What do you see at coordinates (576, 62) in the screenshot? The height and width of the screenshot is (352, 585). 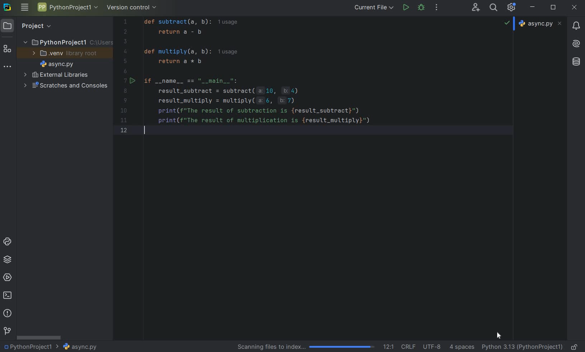 I see `database` at bounding box center [576, 62].